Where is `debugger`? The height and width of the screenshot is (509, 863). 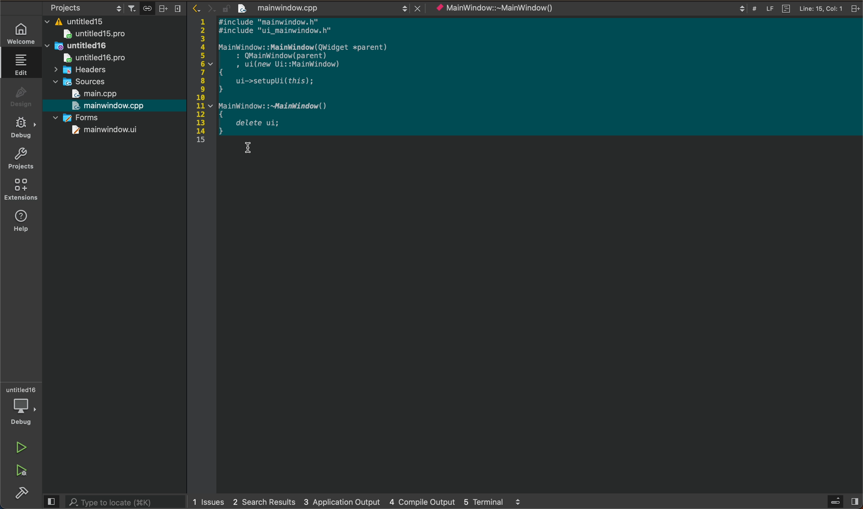
debugger is located at coordinates (22, 406).